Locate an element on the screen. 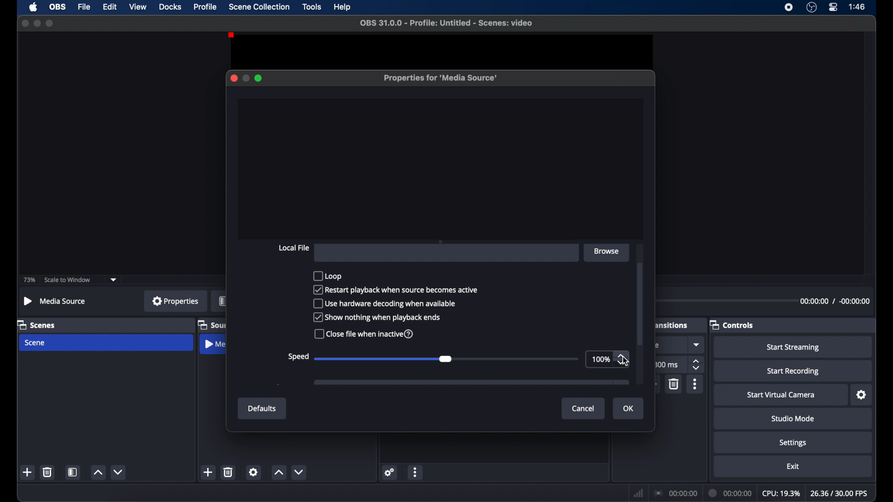 The height and width of the screenshot is (502, 893). minimize is located at coordinates (245, 78).